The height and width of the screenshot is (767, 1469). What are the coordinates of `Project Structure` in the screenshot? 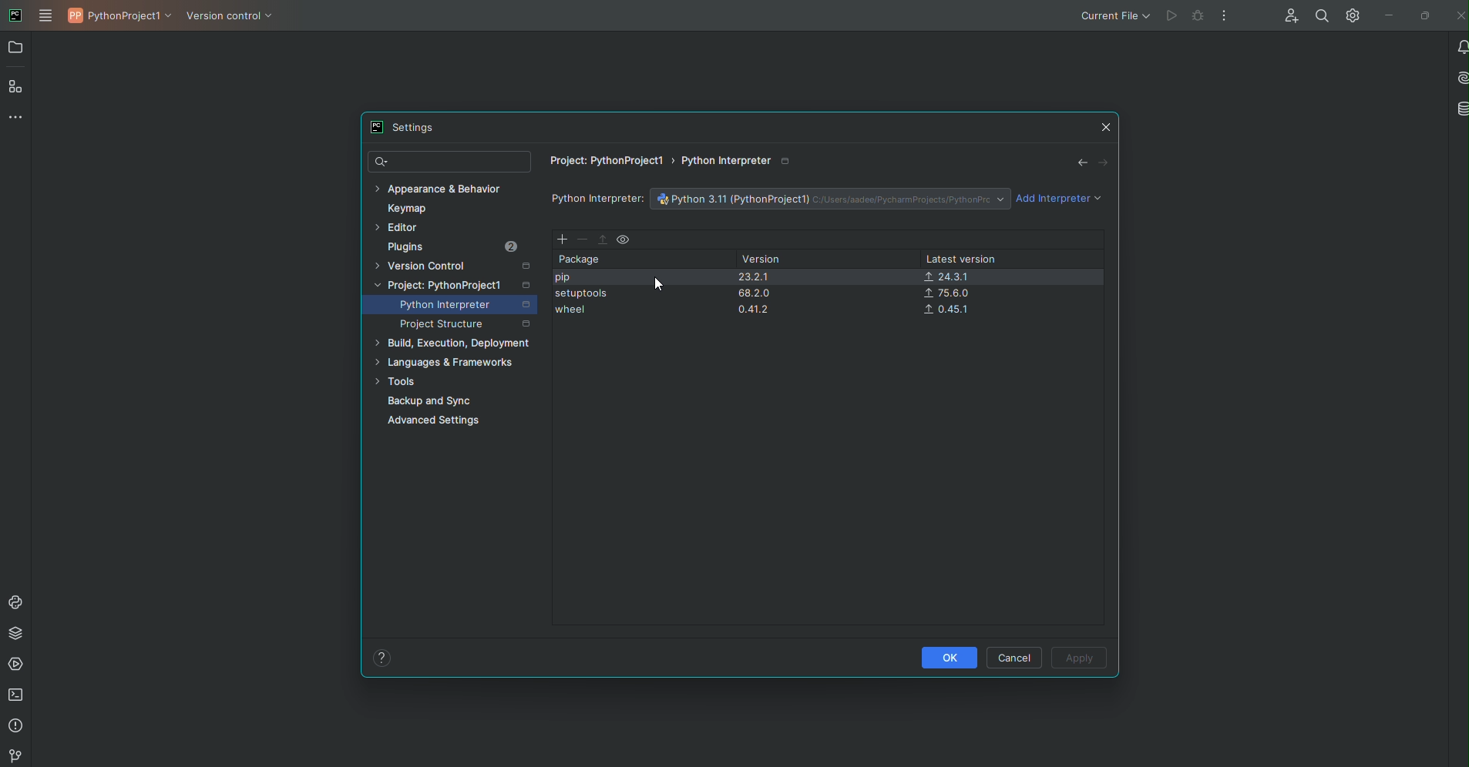 It's located at (466, 327).